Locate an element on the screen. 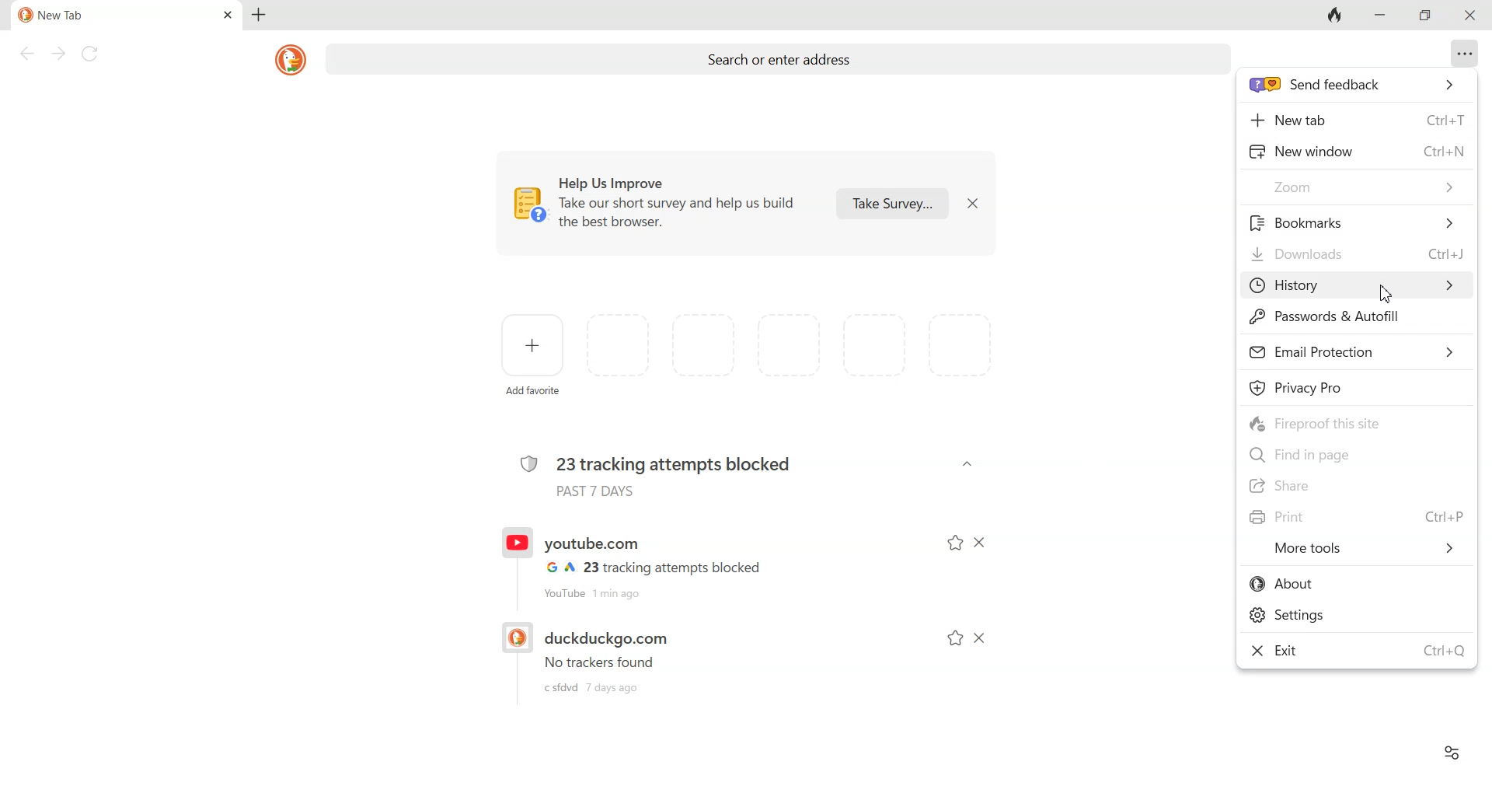 The height and width of the screenshot is (793, 1492). Back is located at coordinates (26, 54).